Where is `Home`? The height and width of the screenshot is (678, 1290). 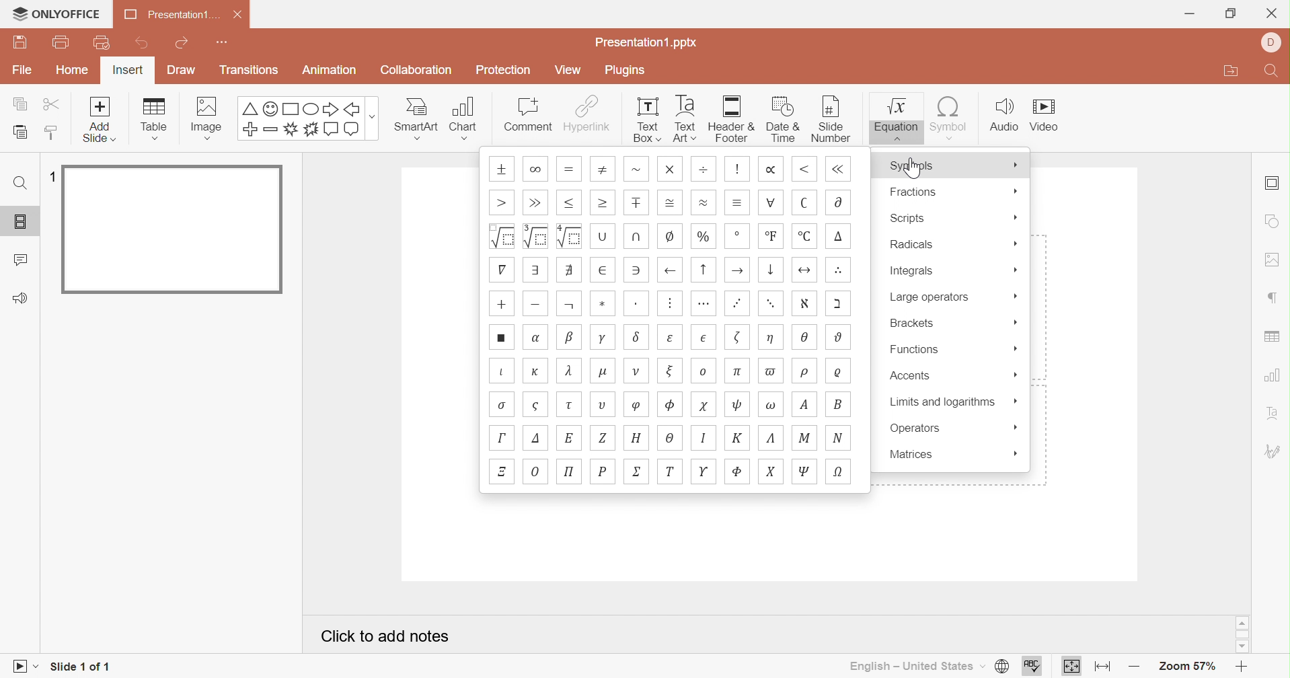
Home is located at coordinates (71, 71).